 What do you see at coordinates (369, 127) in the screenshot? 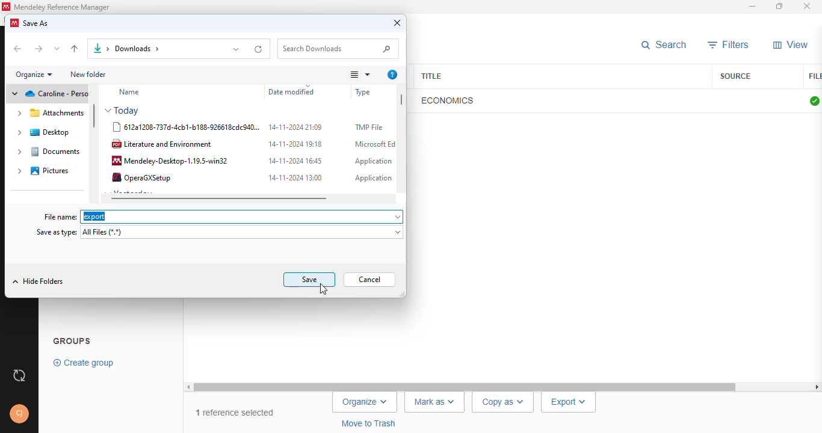
I see `TMP File` at bounding box center [369, 127].